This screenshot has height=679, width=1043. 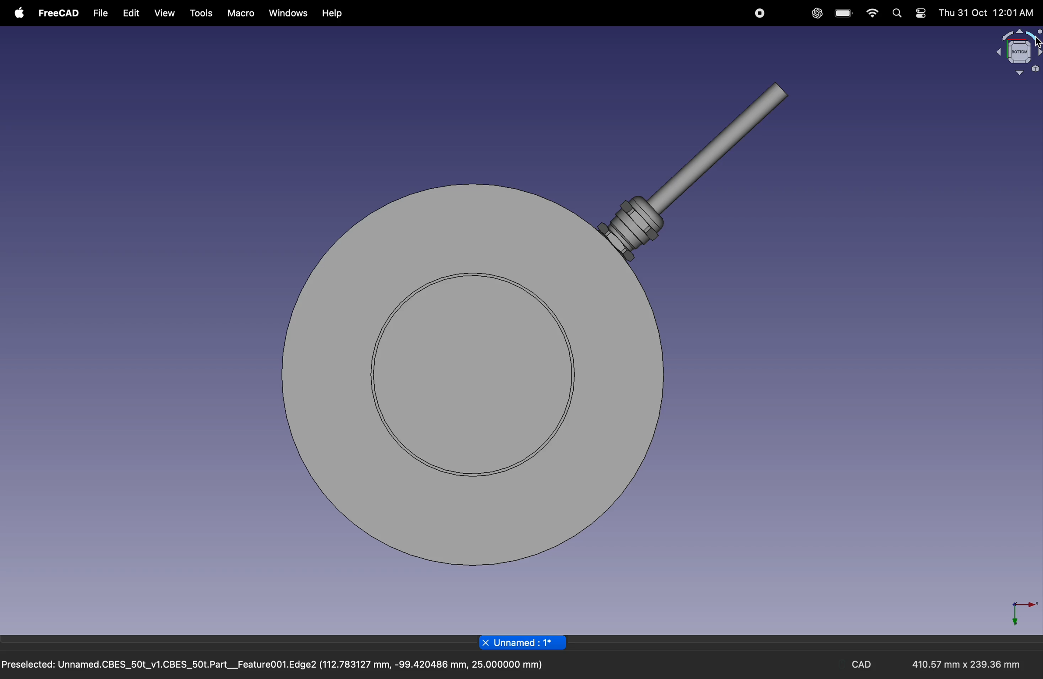 What do you see at coordinates (898, 14) in the screenshot?
I see `search` at bounding box center [898, 14].